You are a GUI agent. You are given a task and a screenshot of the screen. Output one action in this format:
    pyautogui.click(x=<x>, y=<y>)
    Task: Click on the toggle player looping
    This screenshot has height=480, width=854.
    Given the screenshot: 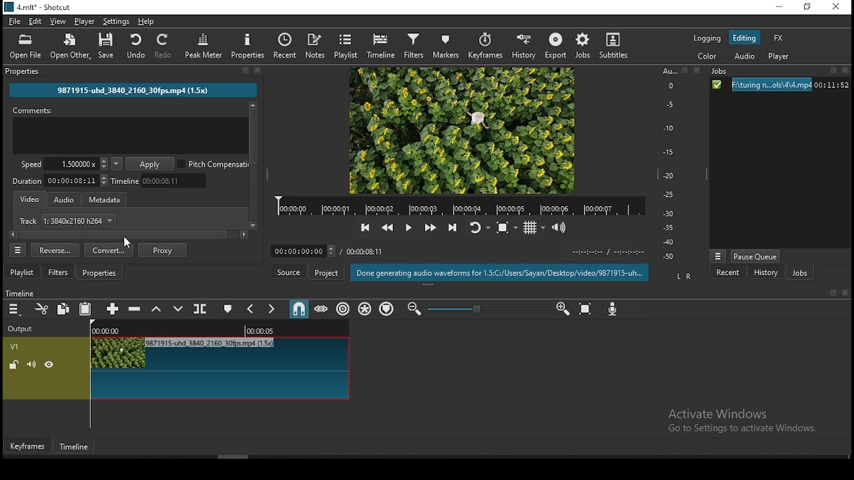 What is the action you would take?
    pyautogui.click(x=478, y=231)
    